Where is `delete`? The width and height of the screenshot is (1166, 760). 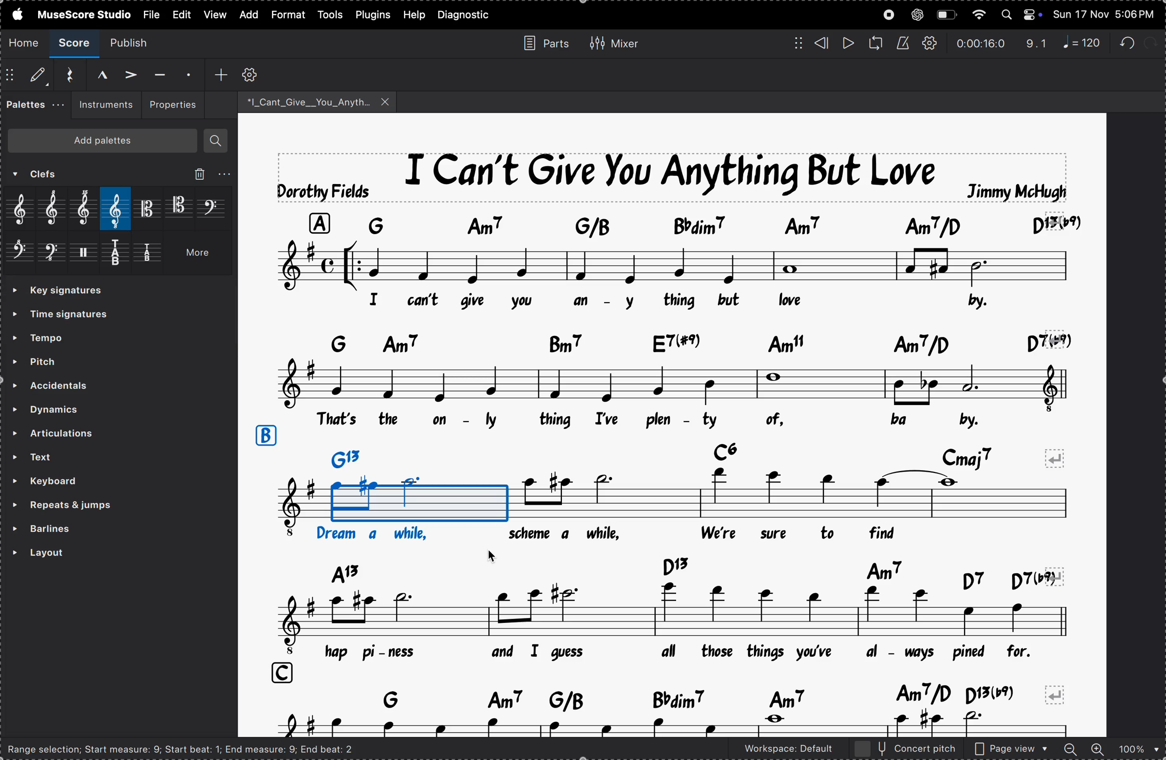
delete is located at coordinates (195, 172).